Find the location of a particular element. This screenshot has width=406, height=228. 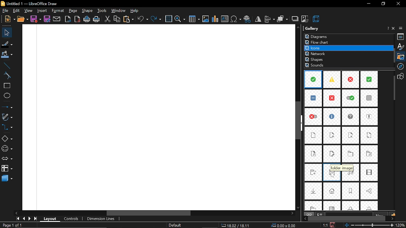

align is located at coordinates (269, 19).